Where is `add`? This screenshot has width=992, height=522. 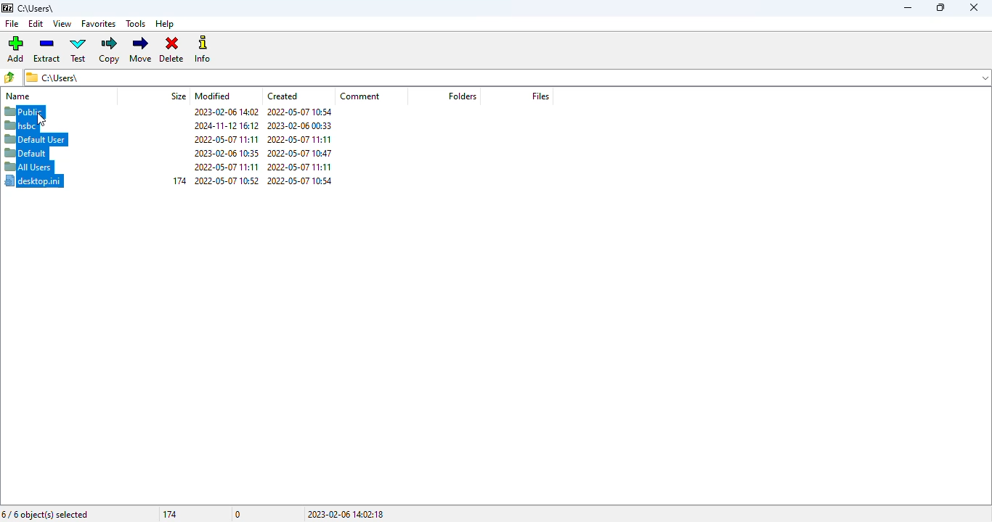 add is located at coordinates (15, 49).